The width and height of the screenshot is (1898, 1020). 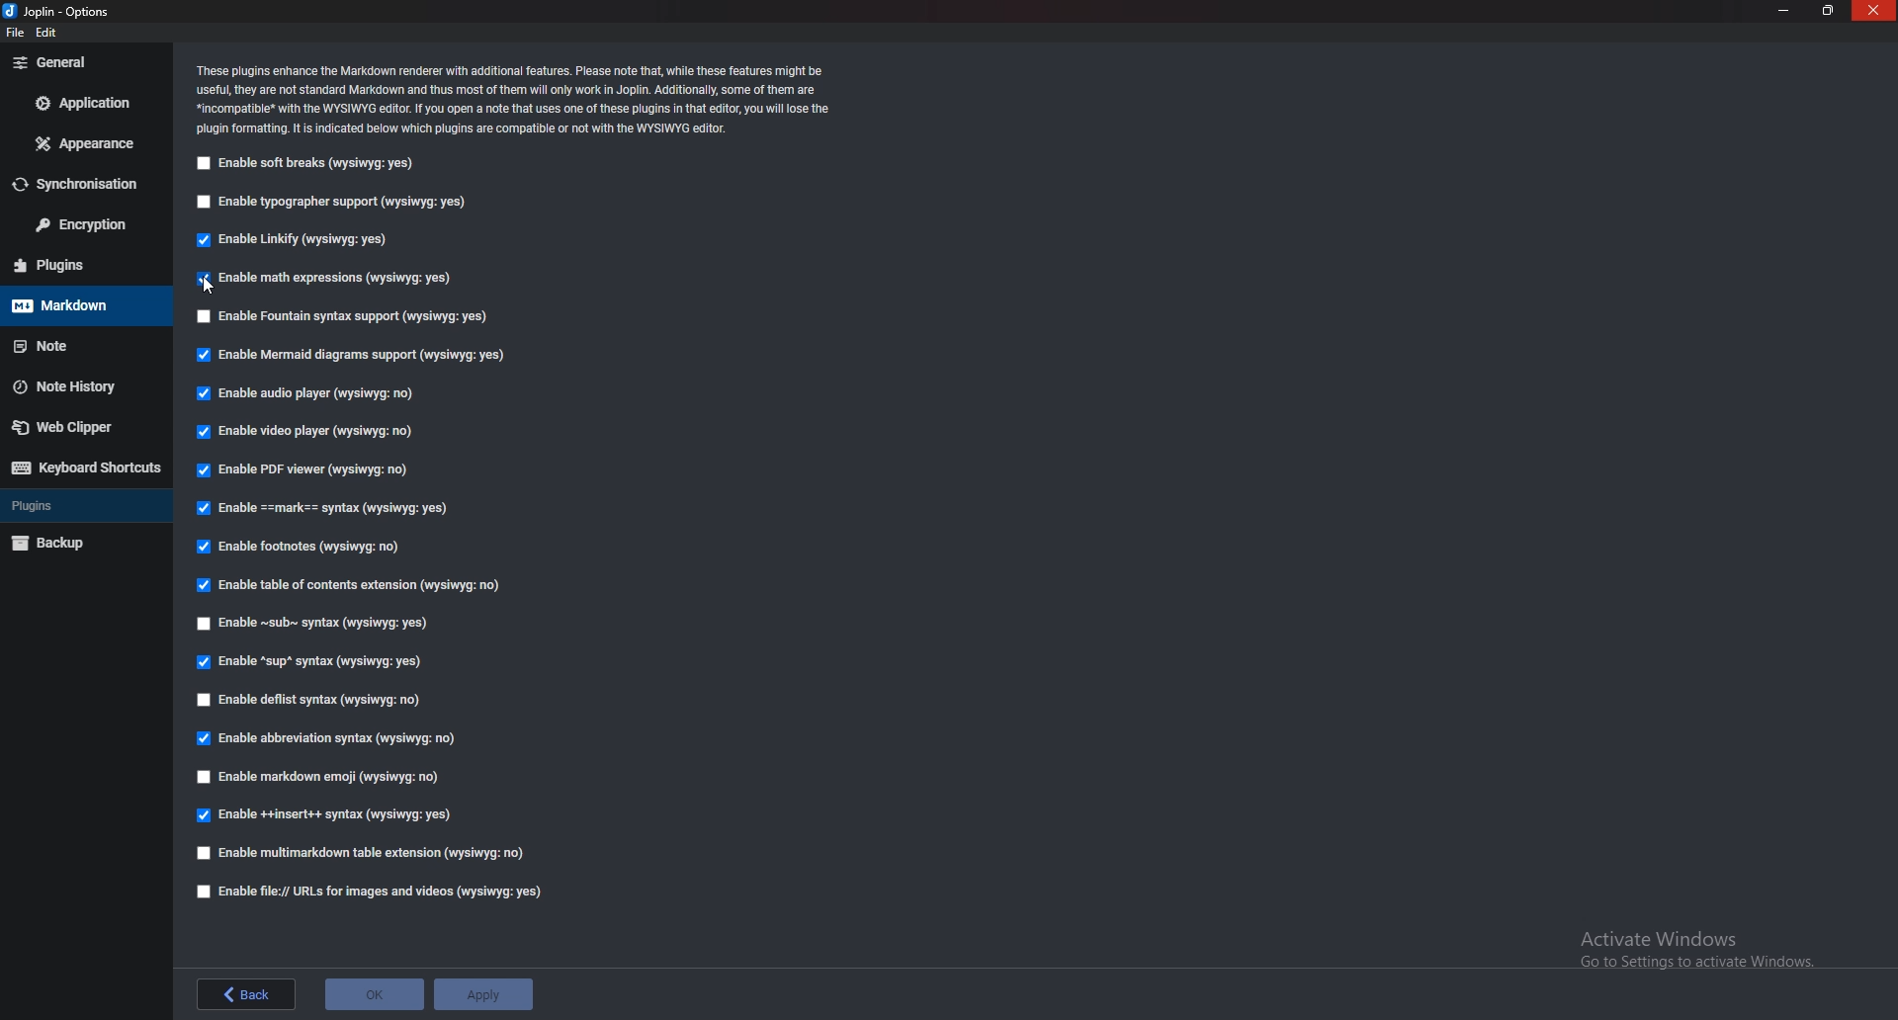 What do you see at coordinates (49, 34) in the screenshot?
I see `edit` at bounding box center [49, 34].